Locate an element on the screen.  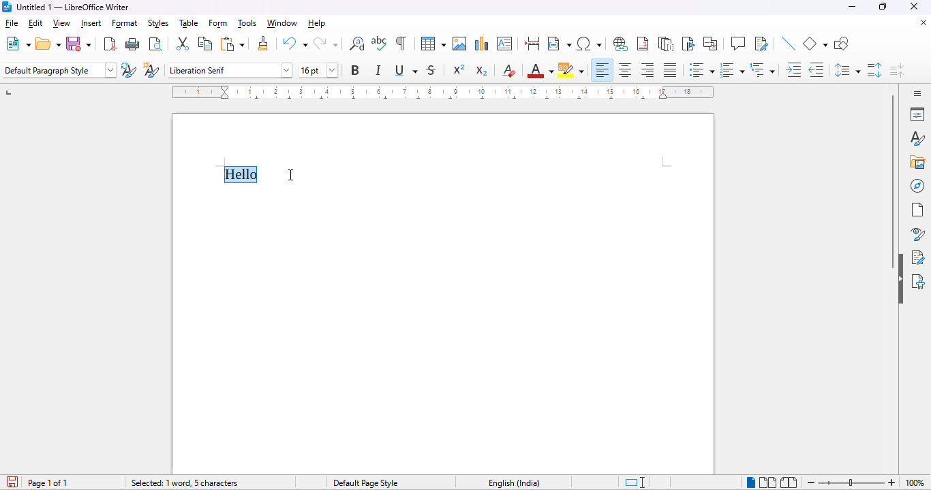
manage changes is located at coordinates (919, 257).